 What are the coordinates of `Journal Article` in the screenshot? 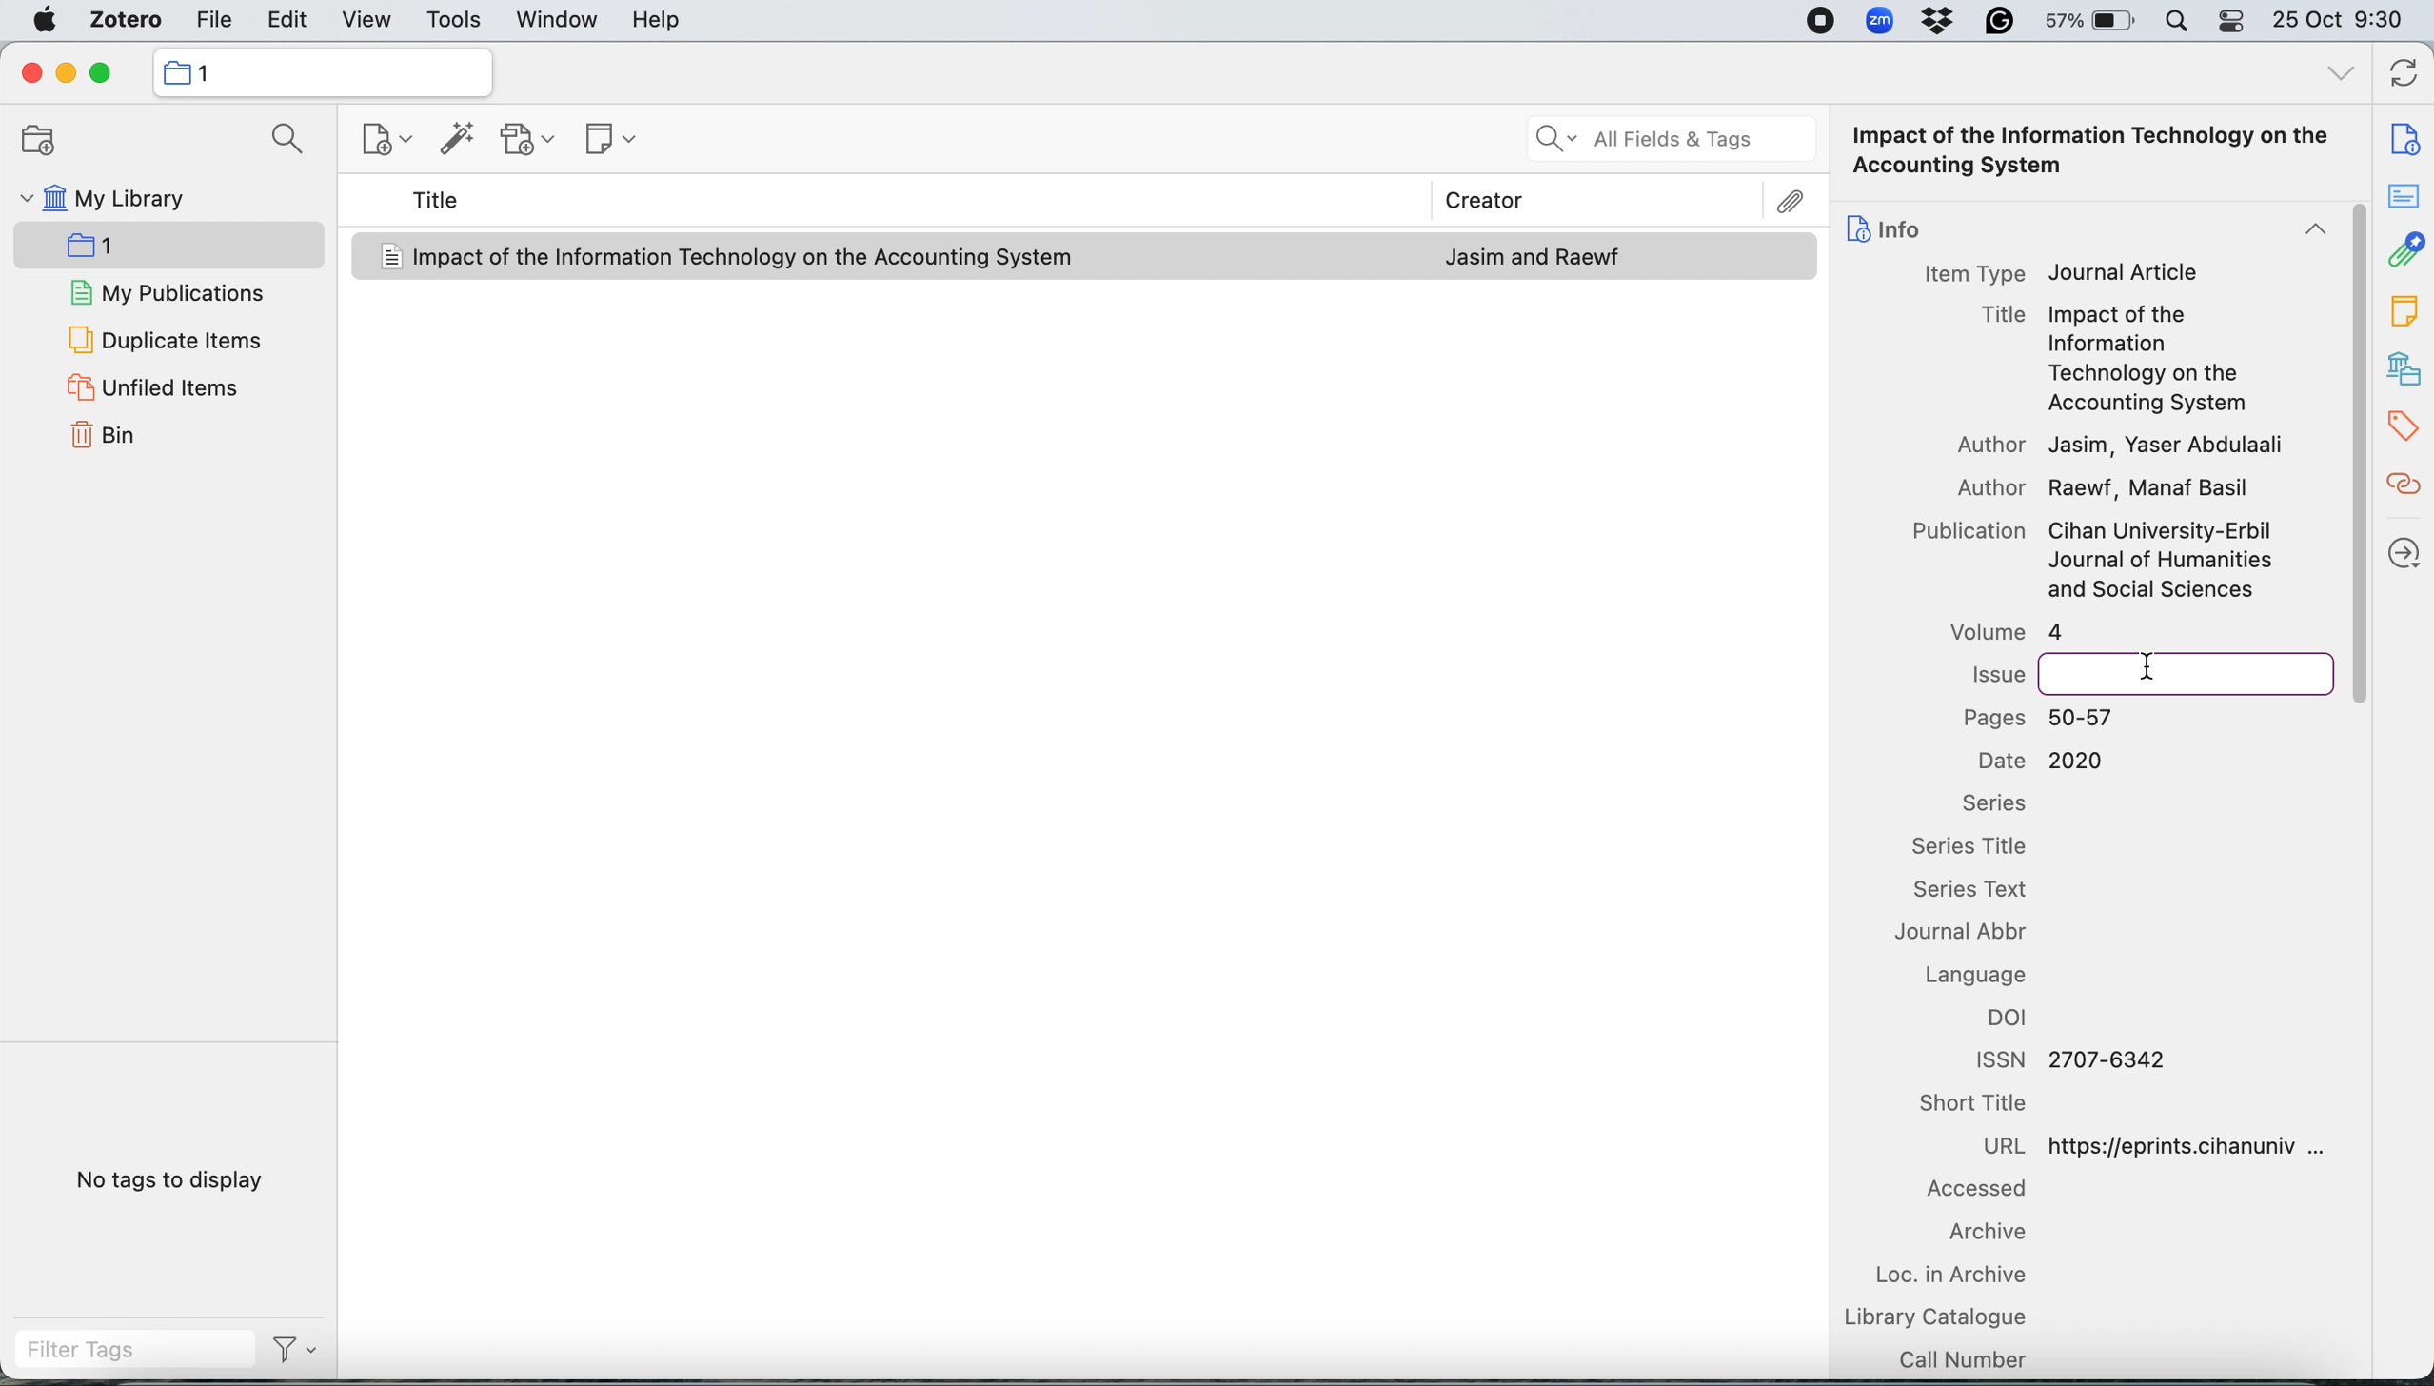 It's located at (2125, 272).